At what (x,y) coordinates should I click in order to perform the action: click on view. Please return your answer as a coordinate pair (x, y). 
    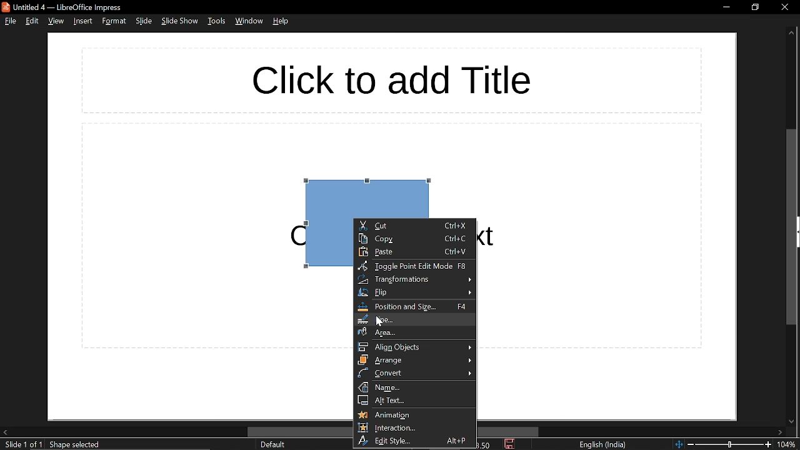
    Looking at the image, I should click on (56, 21).